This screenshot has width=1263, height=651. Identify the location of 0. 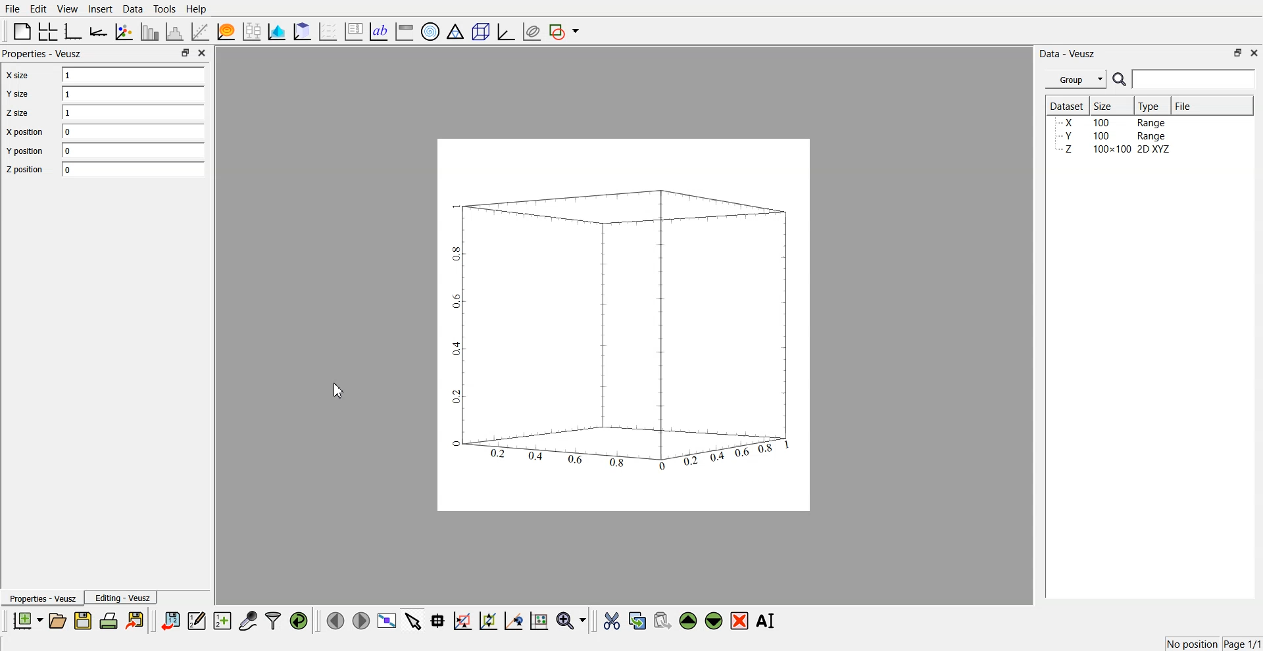
(133, 169).